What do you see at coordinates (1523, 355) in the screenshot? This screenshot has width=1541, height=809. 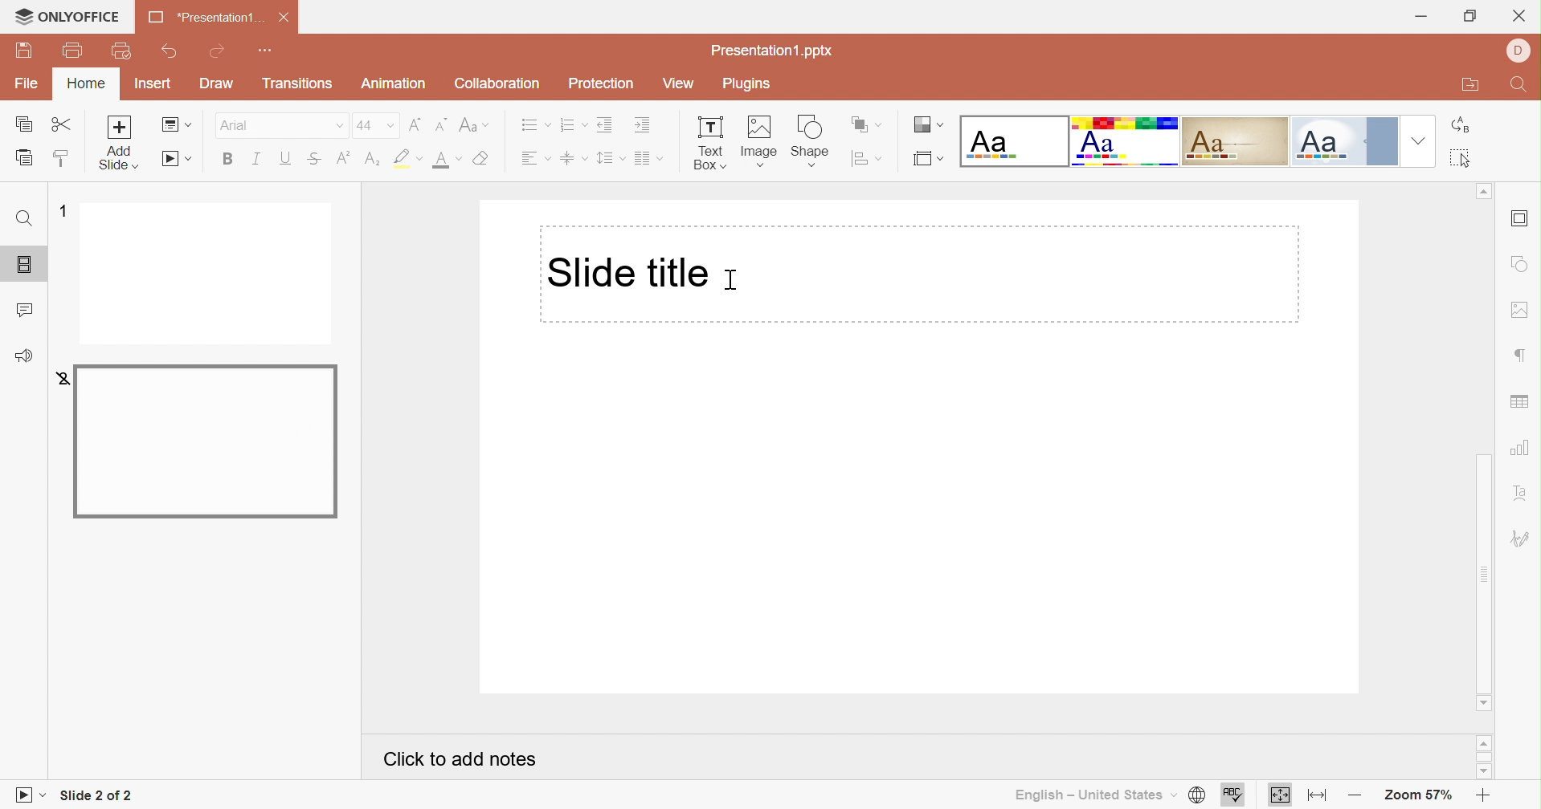 I see `Paragraph settings` at bounding box center [1523, 355].